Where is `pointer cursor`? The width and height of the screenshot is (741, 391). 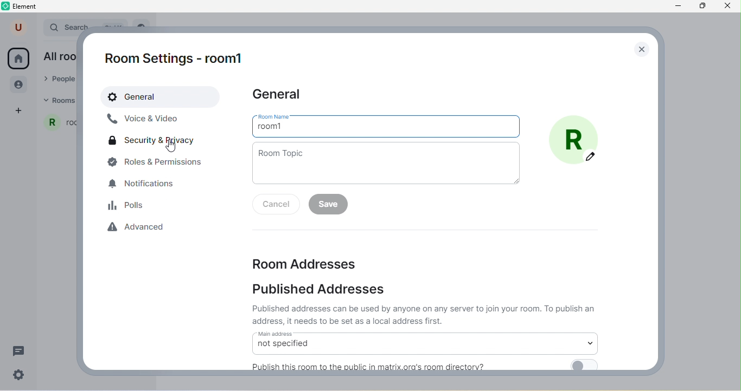 pointer cursor is located at coordinates (172, 147).